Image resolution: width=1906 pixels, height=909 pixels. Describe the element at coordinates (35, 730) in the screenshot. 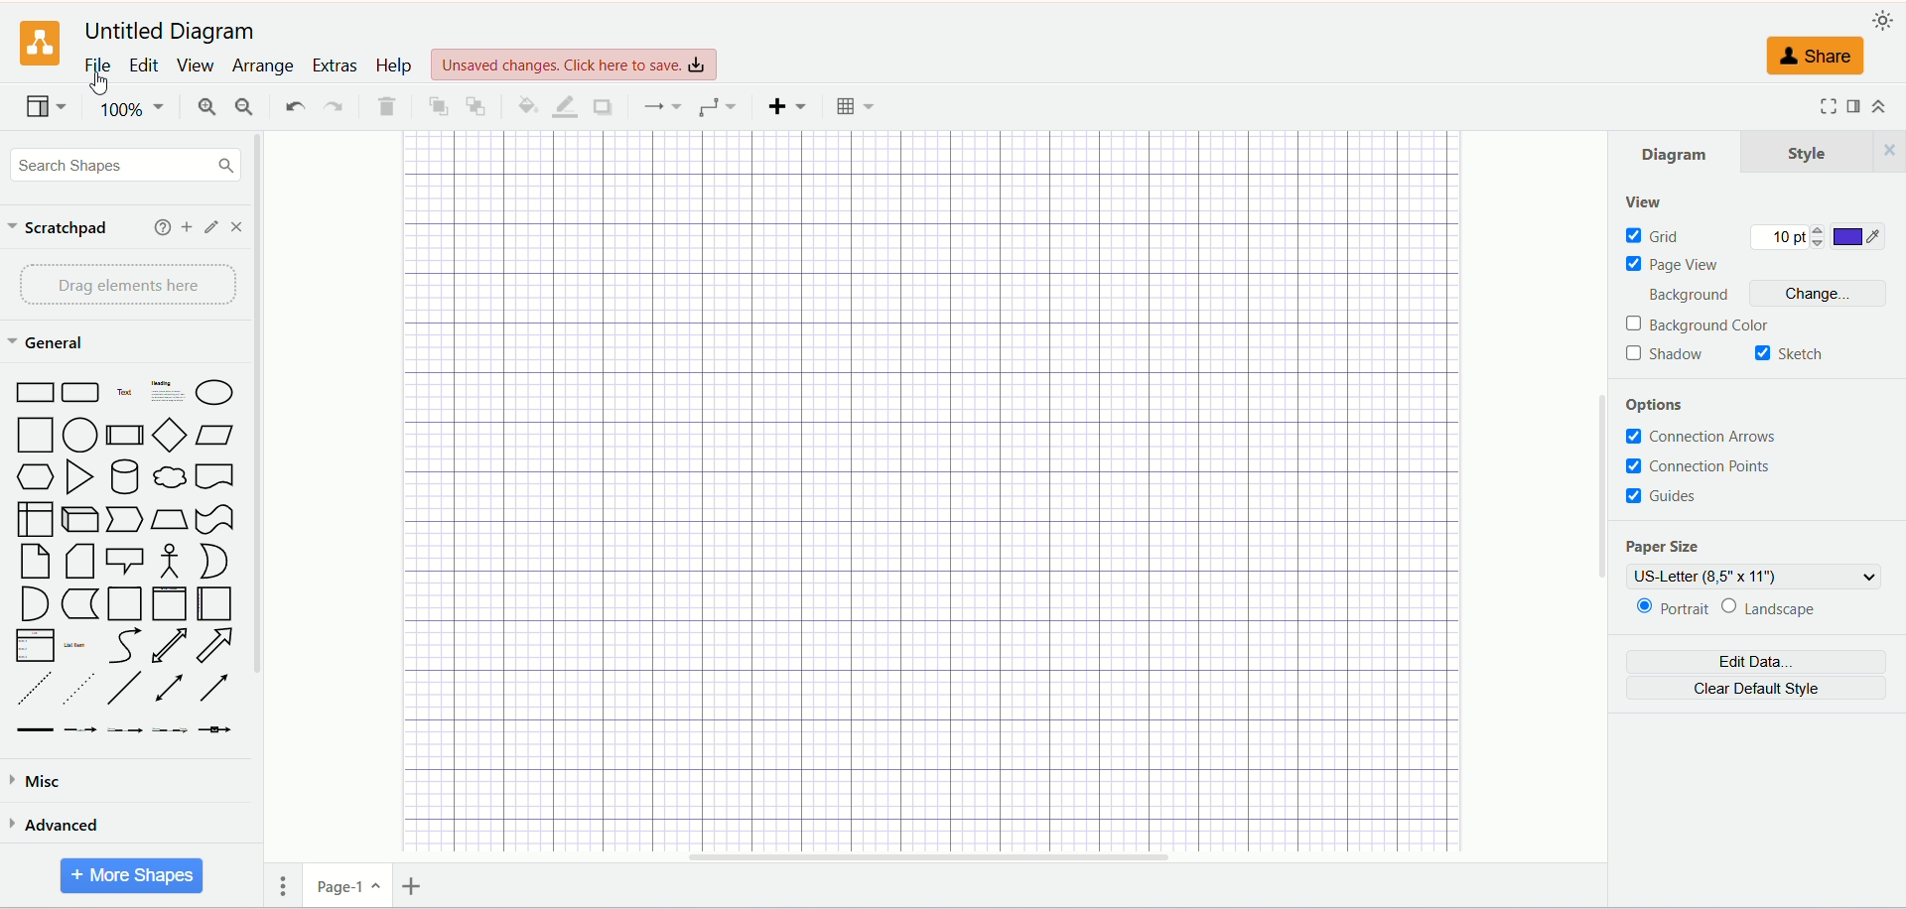

I see `Link` at that location.